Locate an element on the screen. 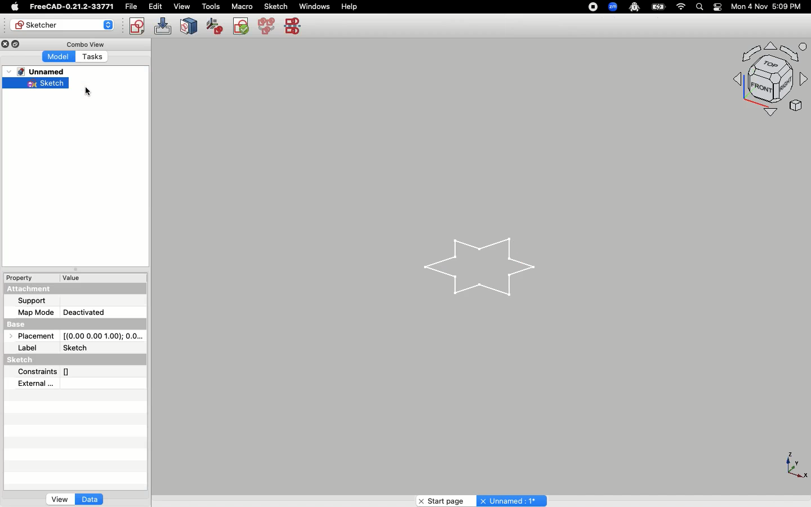  Robot is located at coordinates (634, 8).